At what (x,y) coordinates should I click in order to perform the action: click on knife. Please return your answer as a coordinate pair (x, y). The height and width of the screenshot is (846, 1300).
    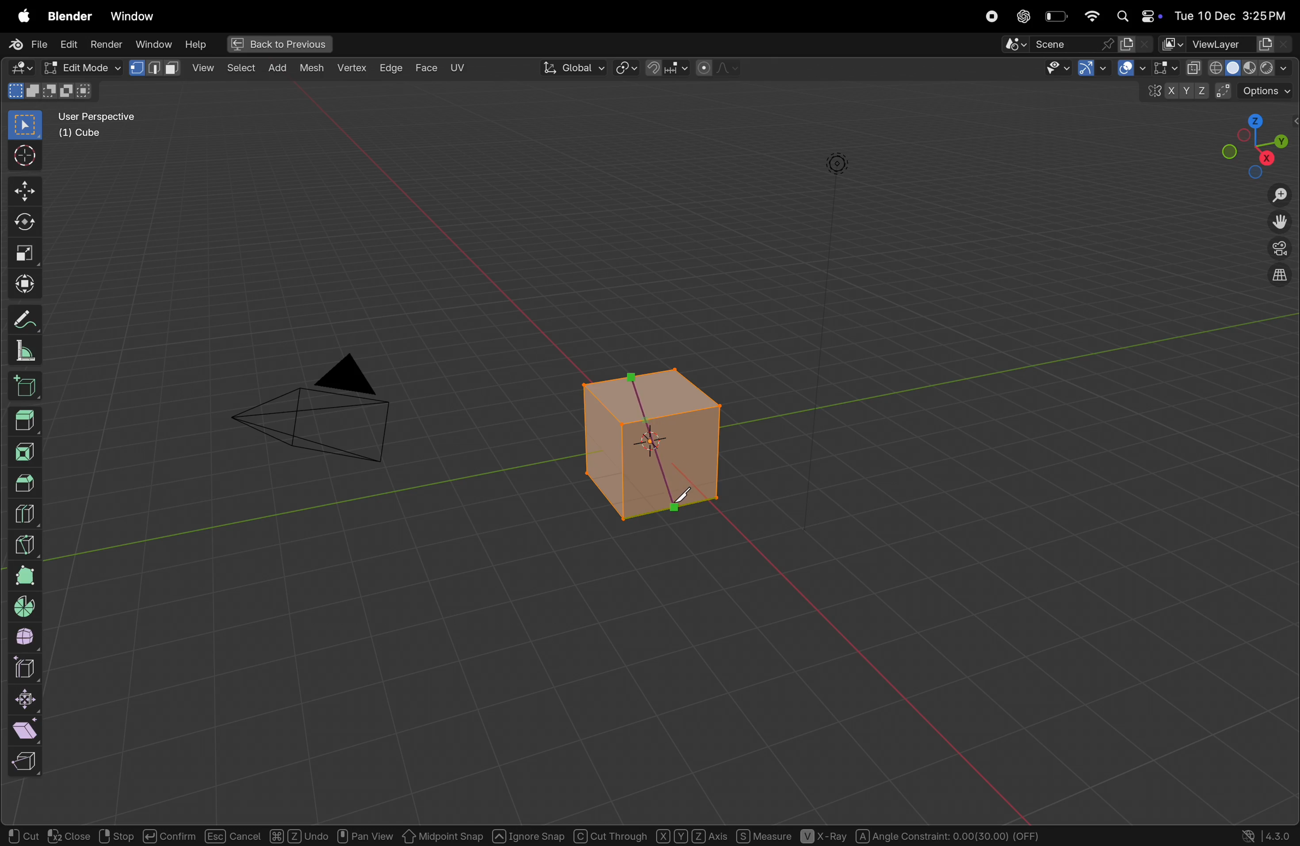
    Looking at the image, I should click on (679, 505).